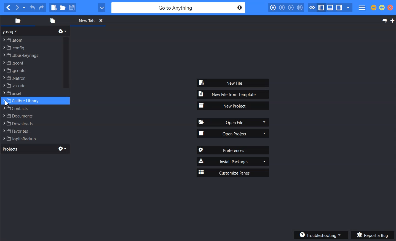 Image resolution: width=396 pixels, height=241 pixels. What do you see at coordinates (282, 8) in the screenshot?
I see `Stop recording macro` at bounding box center [282, 8].